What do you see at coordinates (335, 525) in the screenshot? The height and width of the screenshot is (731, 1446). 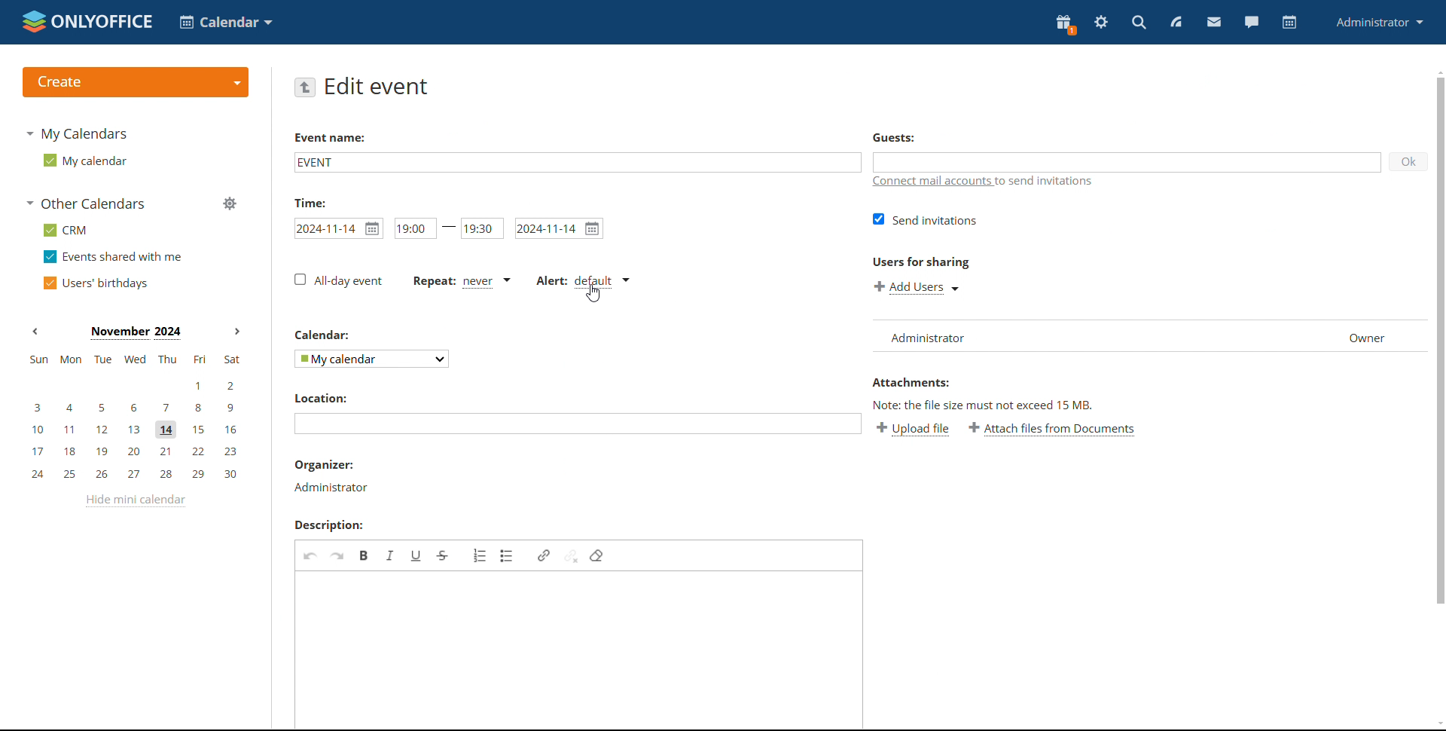 I see `description:` at bounding box center [335, 525].